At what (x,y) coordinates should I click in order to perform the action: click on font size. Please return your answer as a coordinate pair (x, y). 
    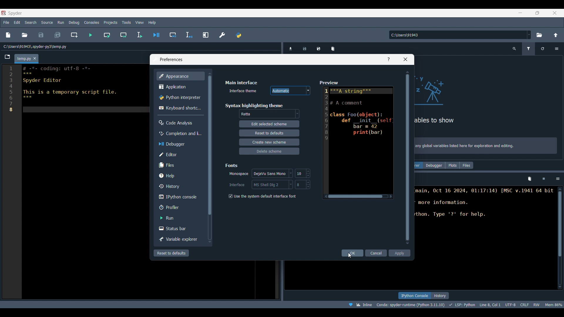
    Looking at the image, I should click on (302, 173).